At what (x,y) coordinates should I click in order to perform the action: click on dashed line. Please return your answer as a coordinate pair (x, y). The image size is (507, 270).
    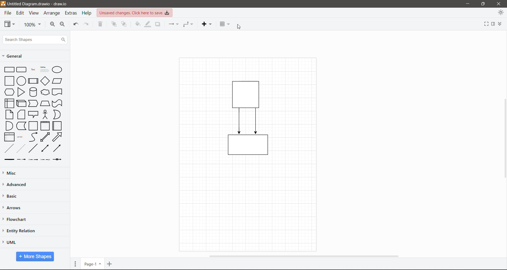
    Looking at the image, I should click on (9, 148).